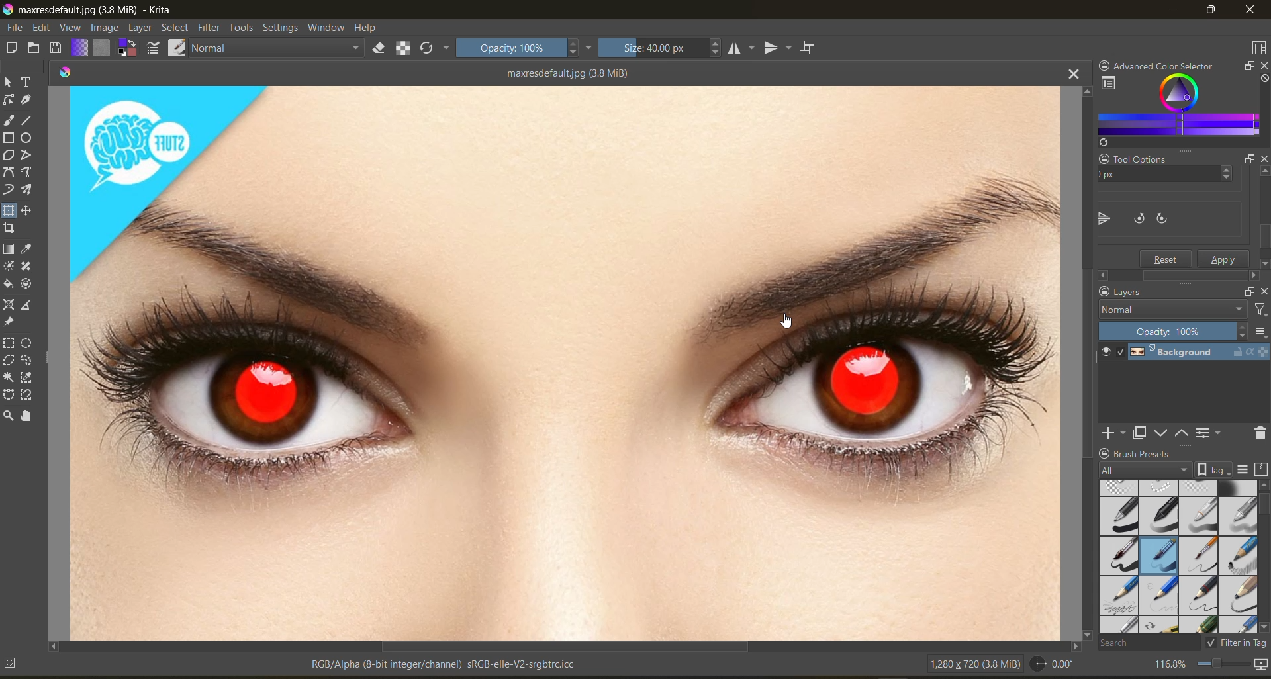 This screenshot has height=679, width=1271. I want to click on Brush Presets, so click(1170, 453).